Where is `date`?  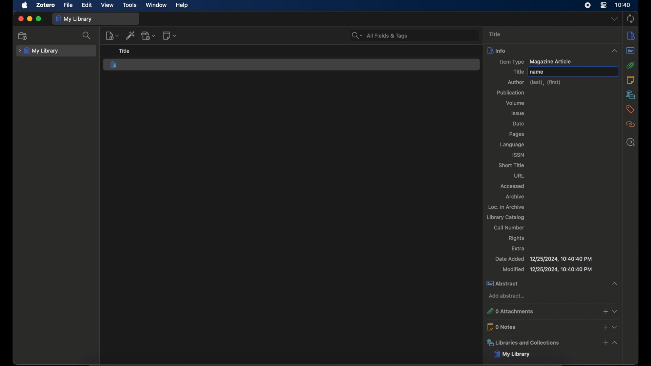
date is located at coordinates (519, 124).